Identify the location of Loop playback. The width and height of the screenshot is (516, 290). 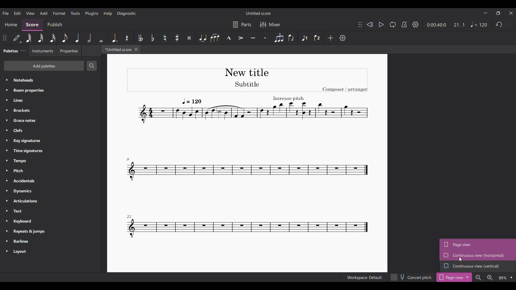
(393, 24).